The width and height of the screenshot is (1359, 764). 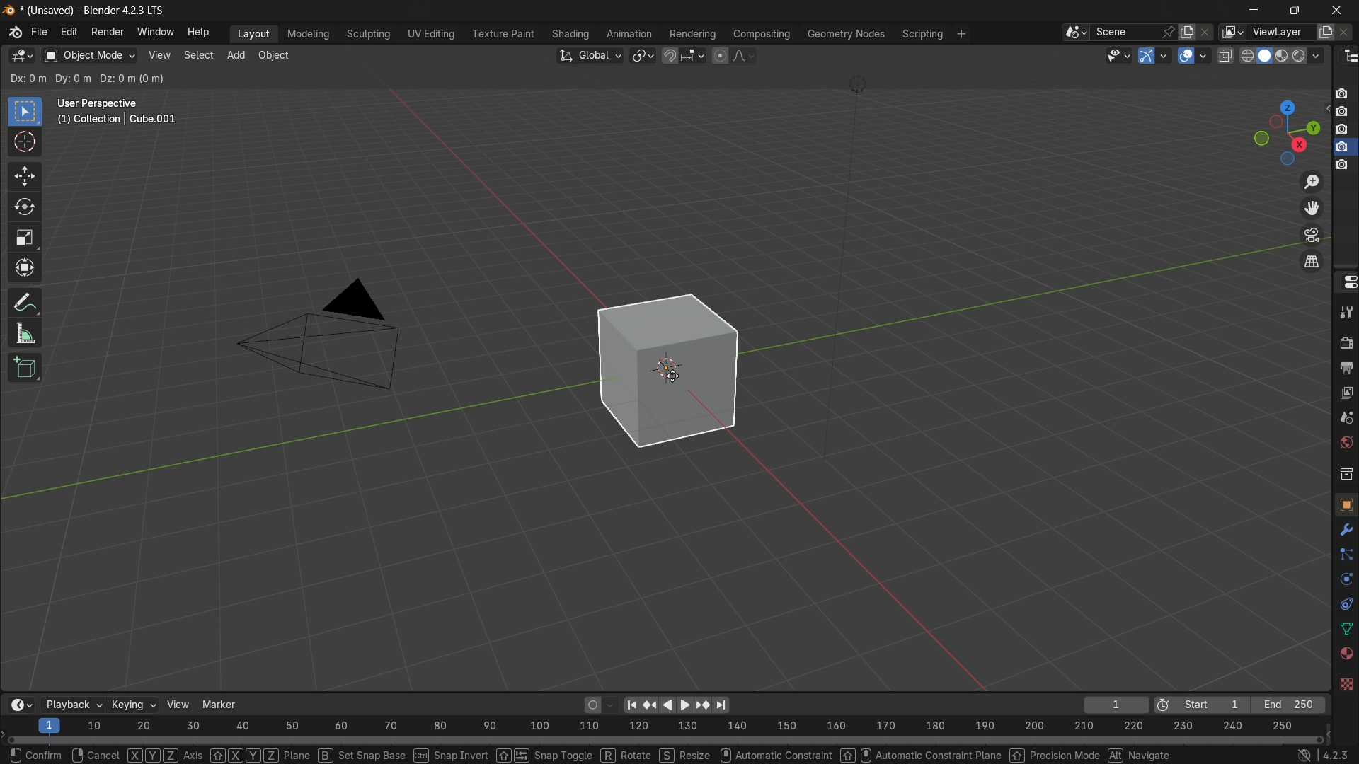 What do you see at coordinates (74, 705) in the screenshot?
I see `playback` at bounding box center [74, 705].